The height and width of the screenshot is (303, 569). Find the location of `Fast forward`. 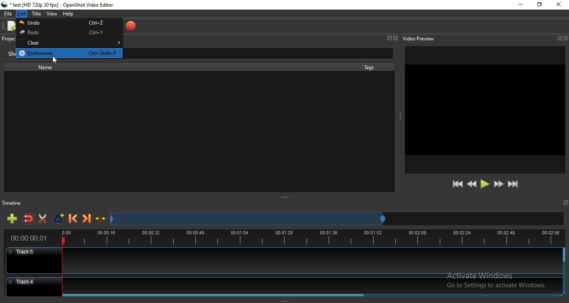

Fast forward is located at coordinates (499, 185).